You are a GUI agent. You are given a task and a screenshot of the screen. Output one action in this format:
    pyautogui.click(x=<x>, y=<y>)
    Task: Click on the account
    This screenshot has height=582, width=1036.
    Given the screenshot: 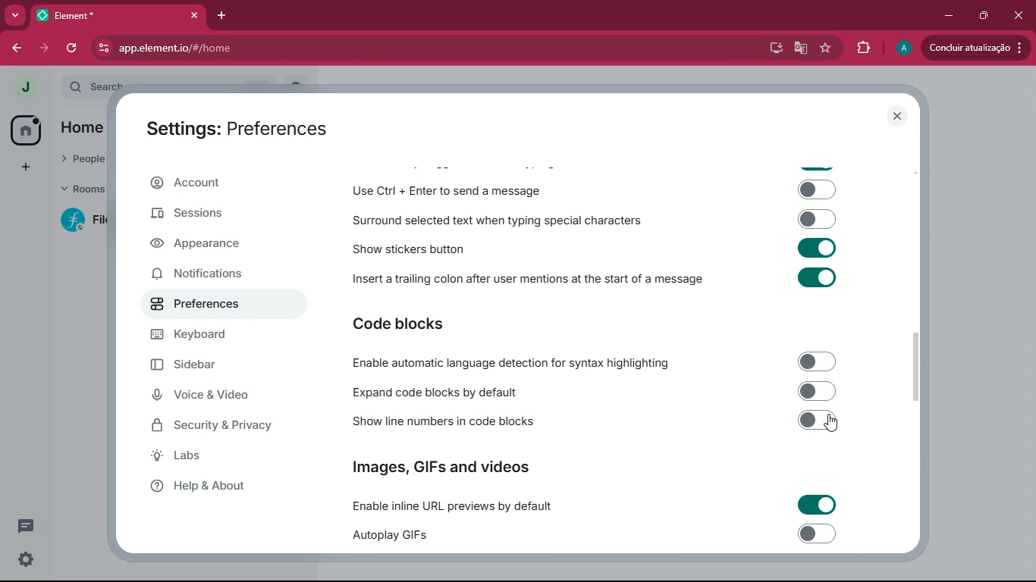 What is the action you would take?
    pyautogui.click(x=222, y=183)
    